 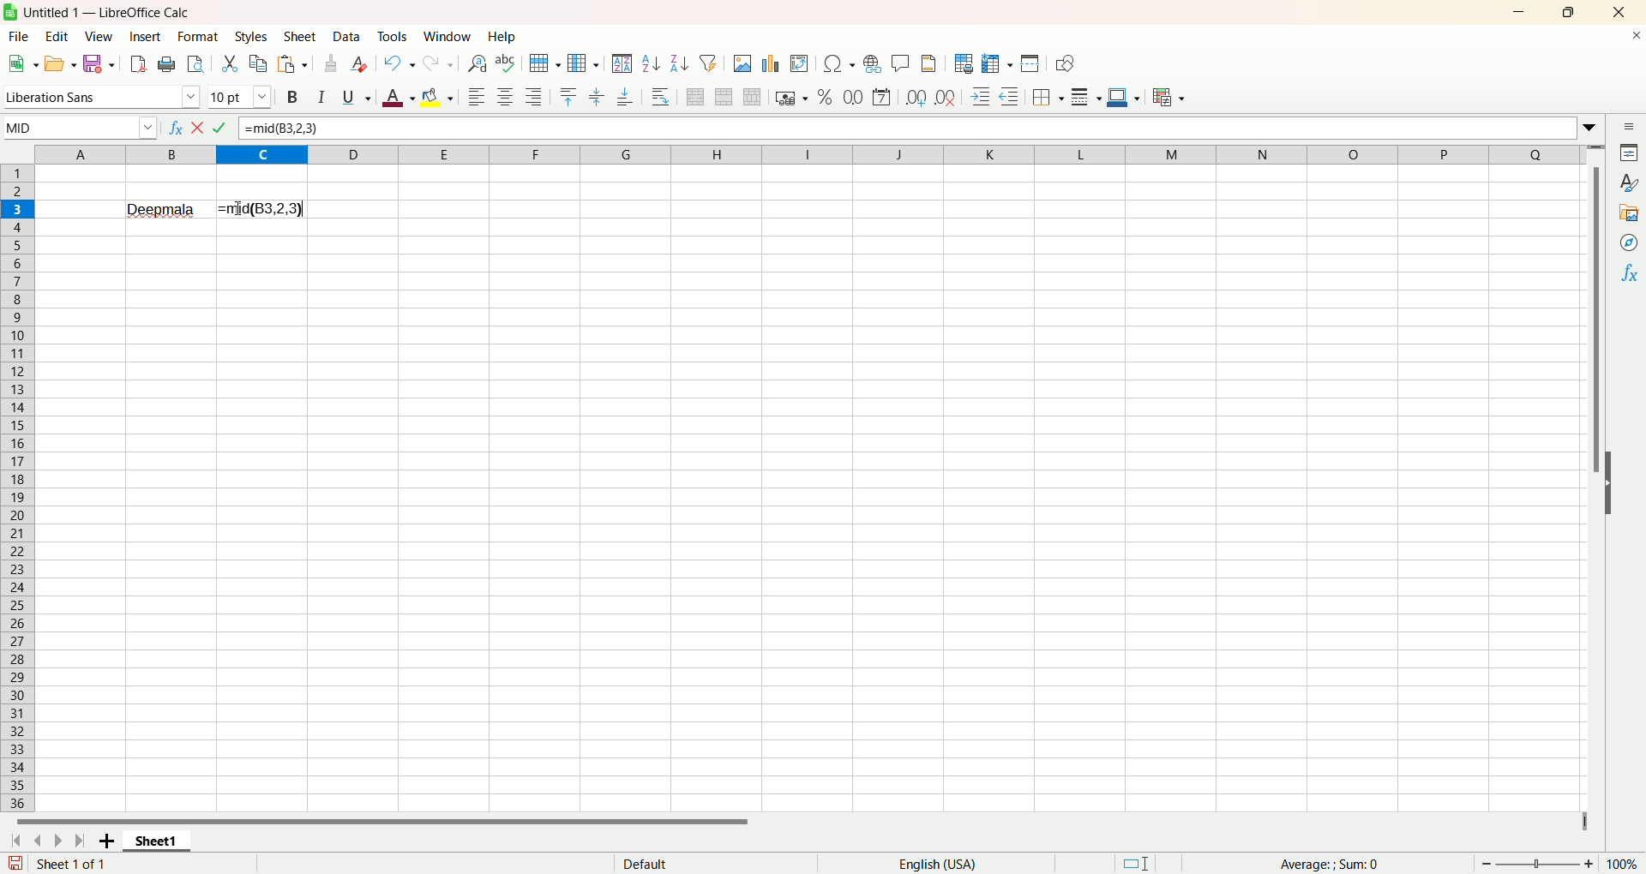 I want to click on select function, so click(x=199, y=127).